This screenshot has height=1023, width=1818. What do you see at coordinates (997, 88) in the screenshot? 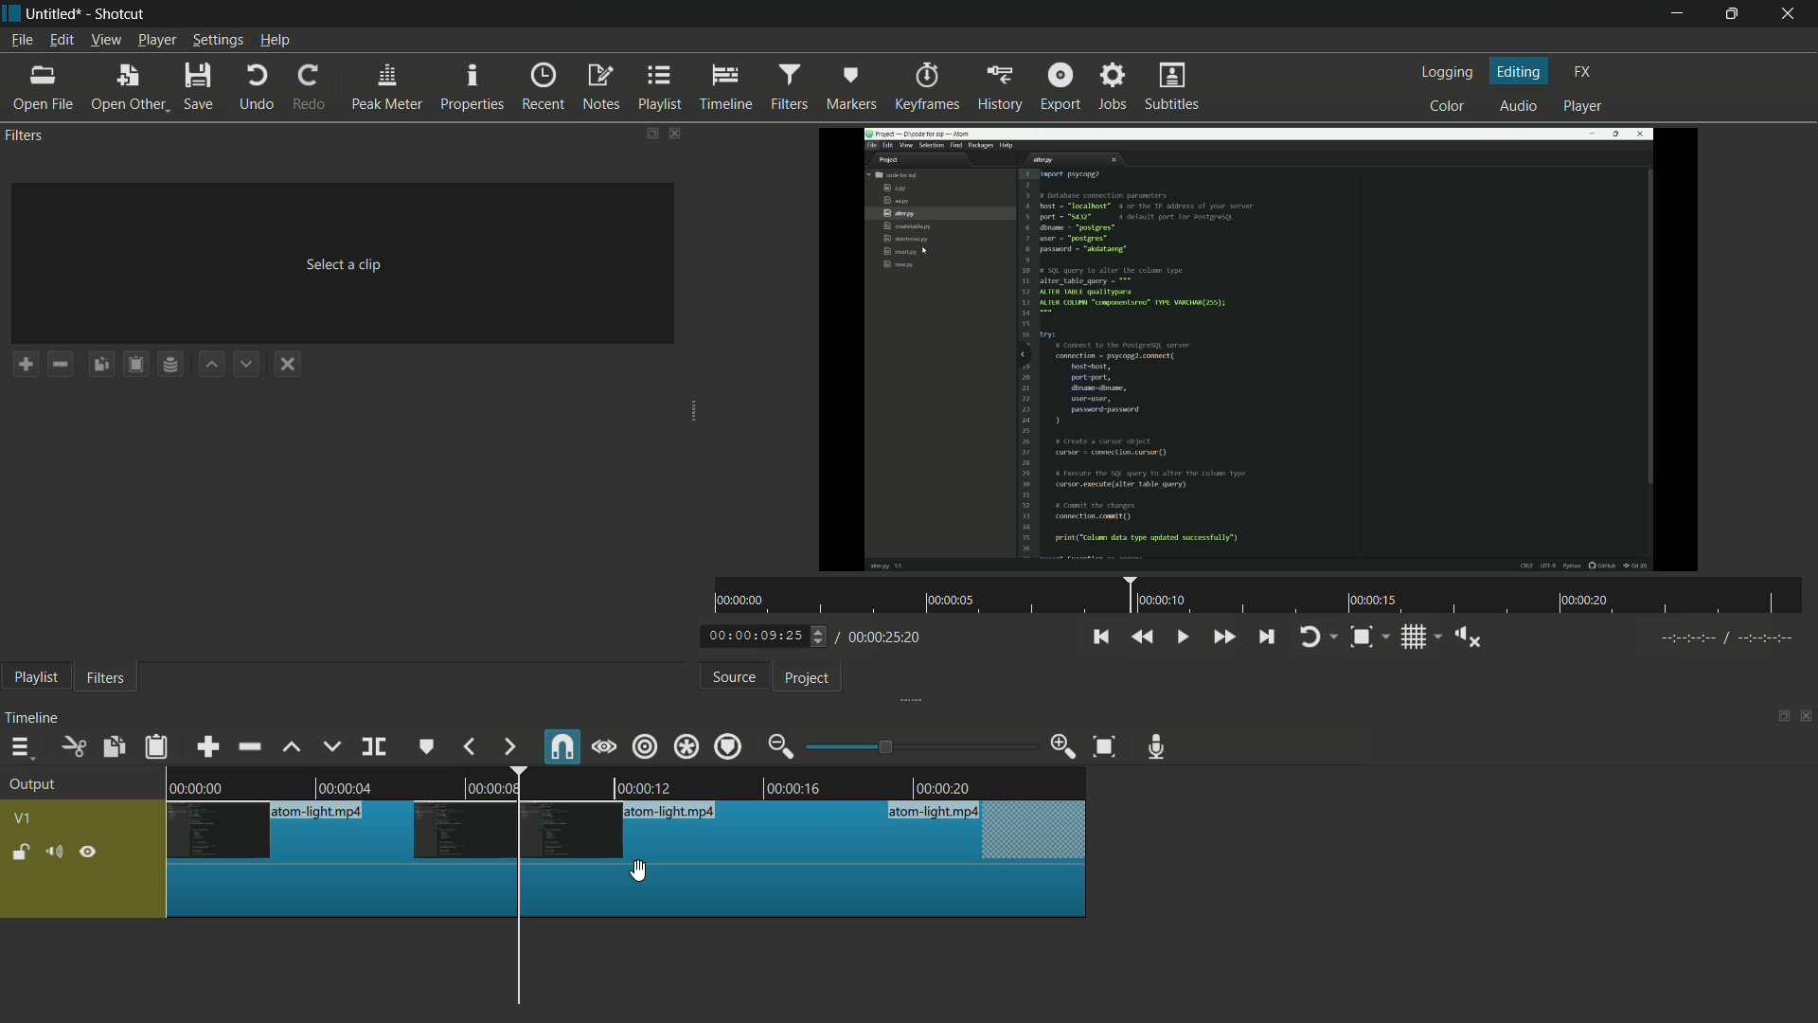
I see `history` at bounding box center [997, 88].